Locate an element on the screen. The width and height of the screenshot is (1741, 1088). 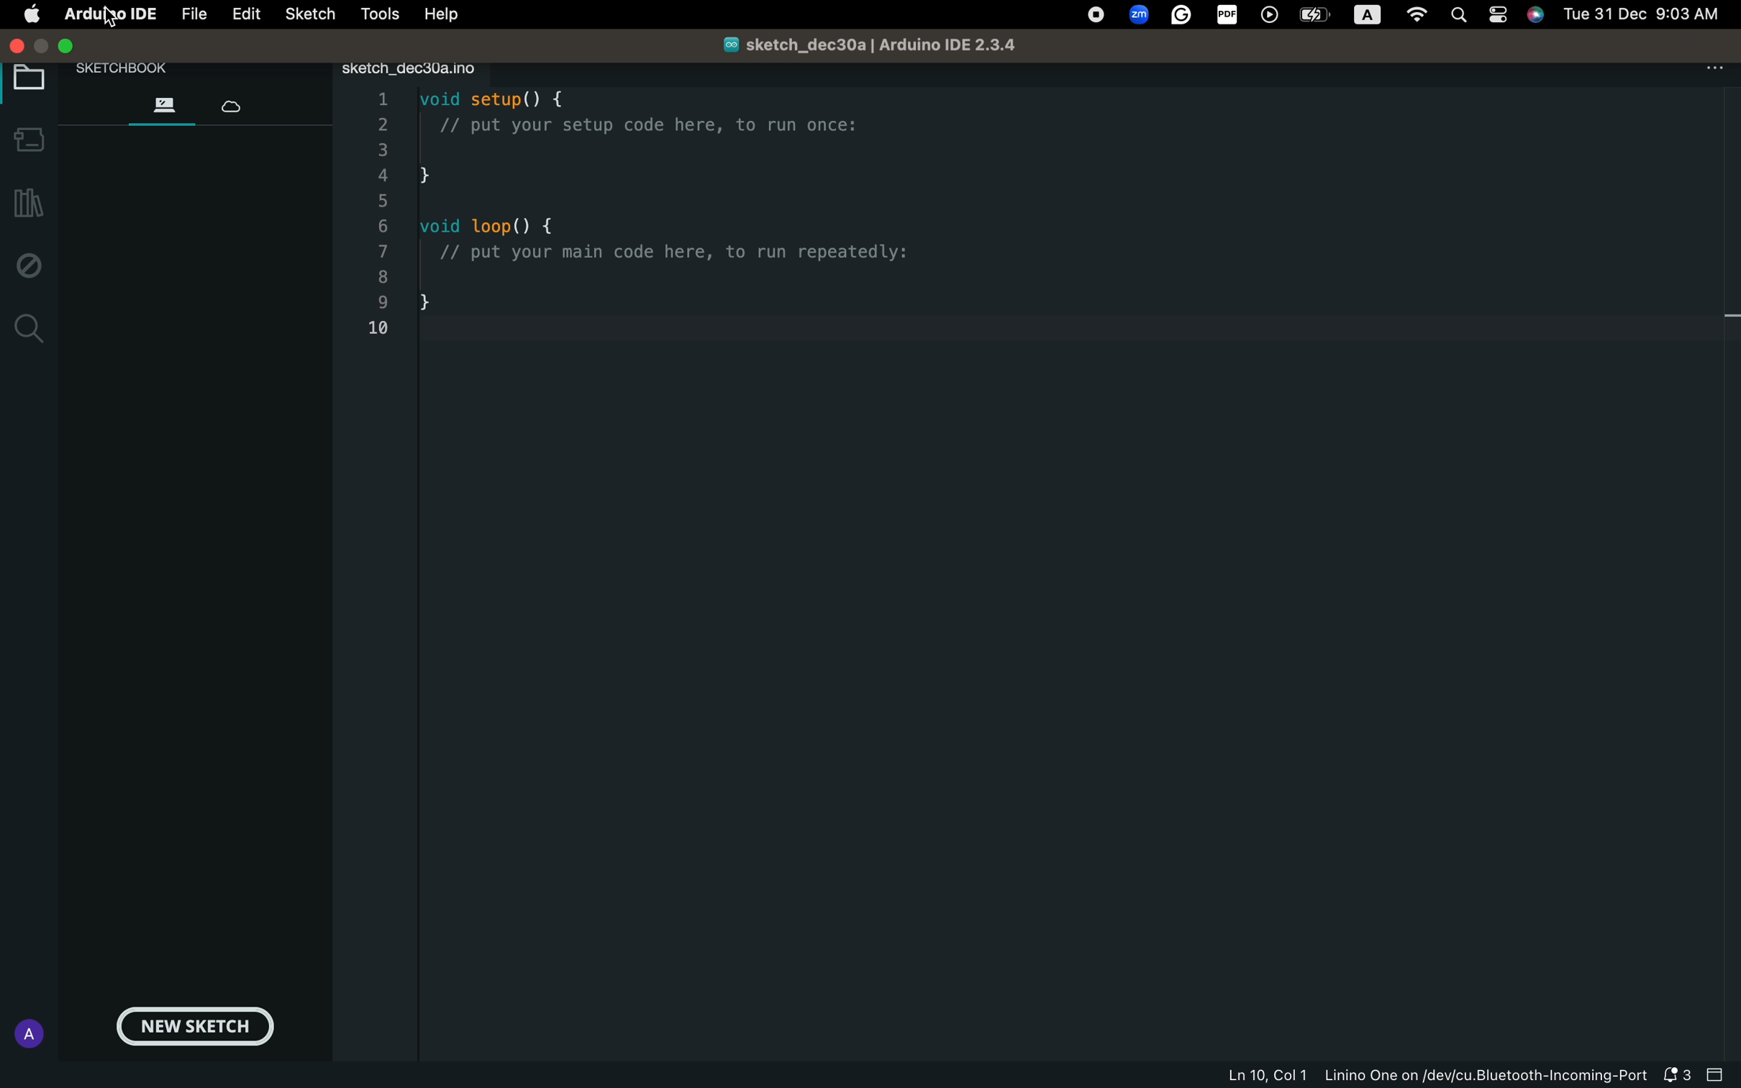
tools is located at coordinates (376, 14).